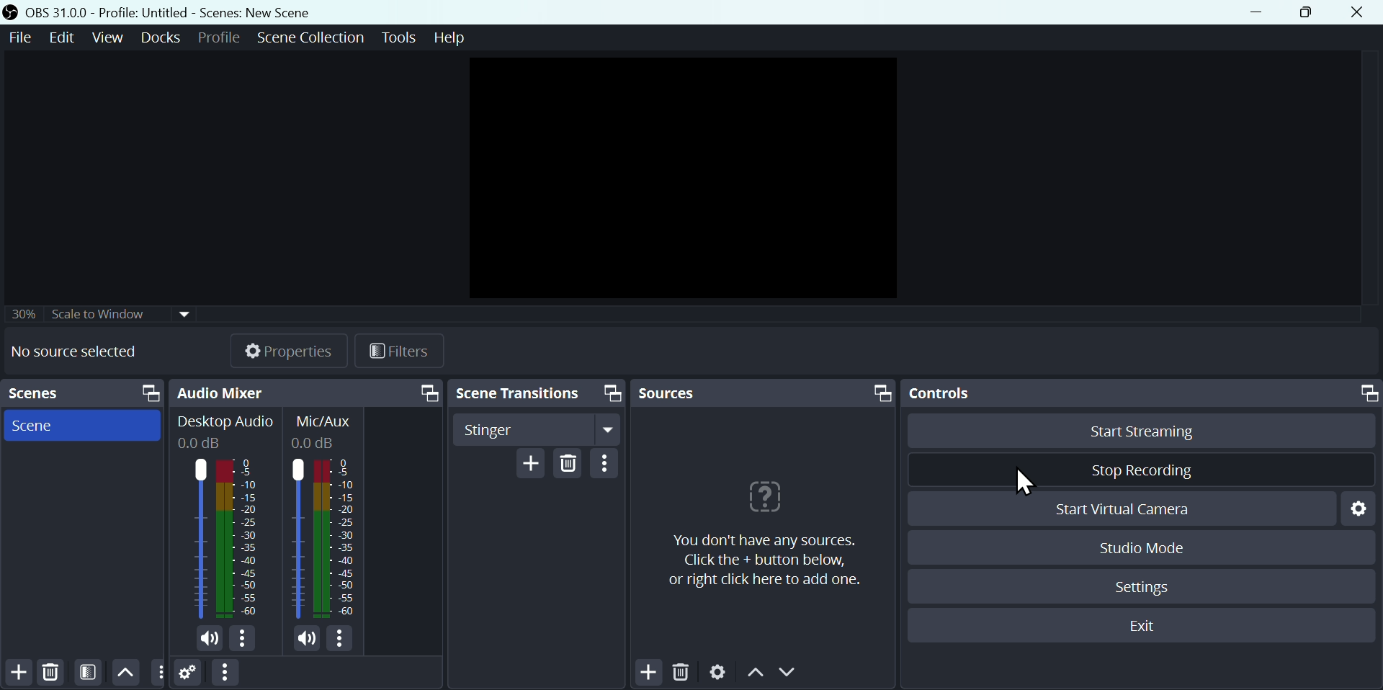  What do you see at coordinates (87, 671) in the screenshot?
I see `Filter` at bounding box center [87, 671].